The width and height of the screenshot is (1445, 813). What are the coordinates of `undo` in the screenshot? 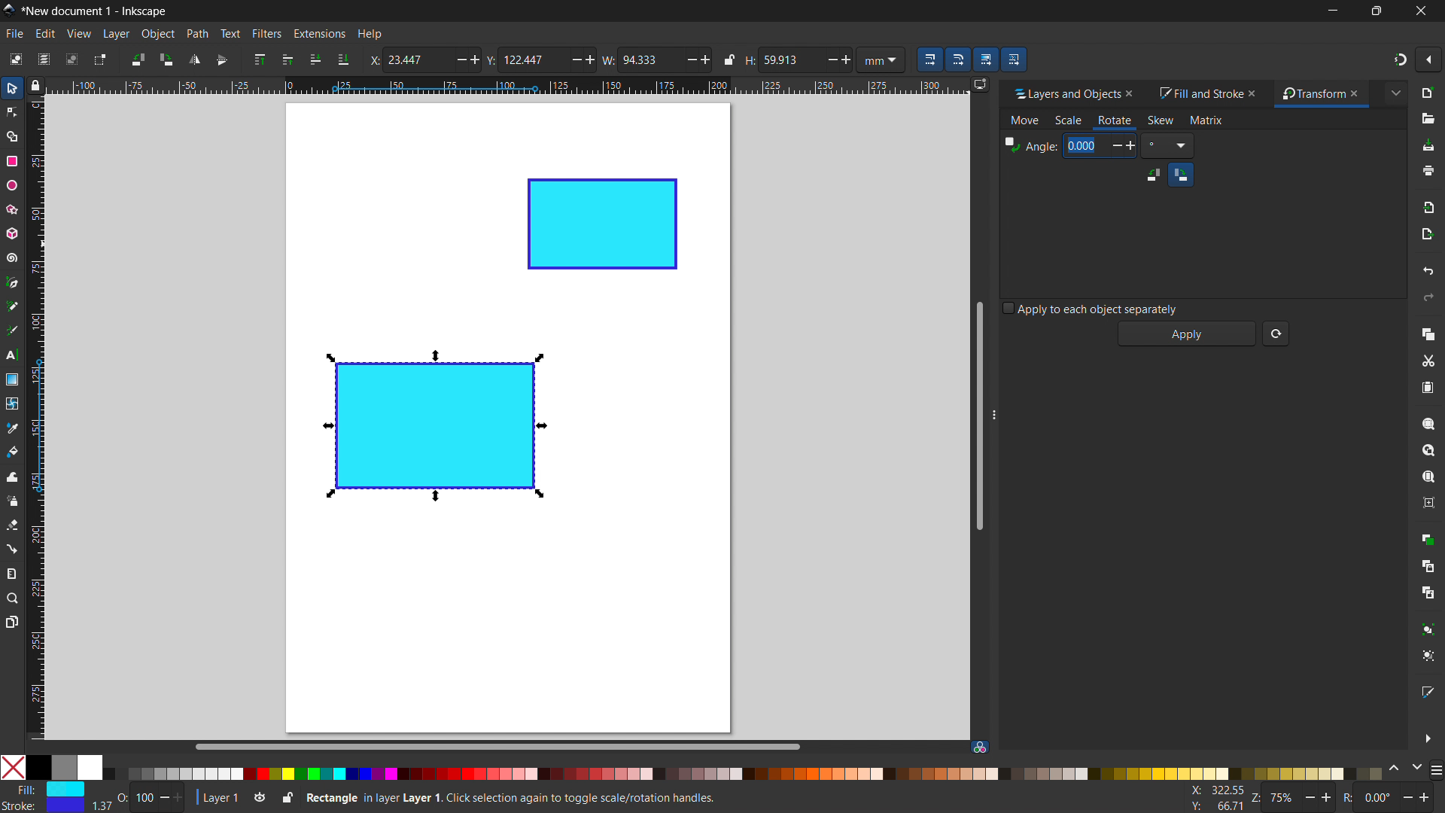 It's located at (1428, 270).